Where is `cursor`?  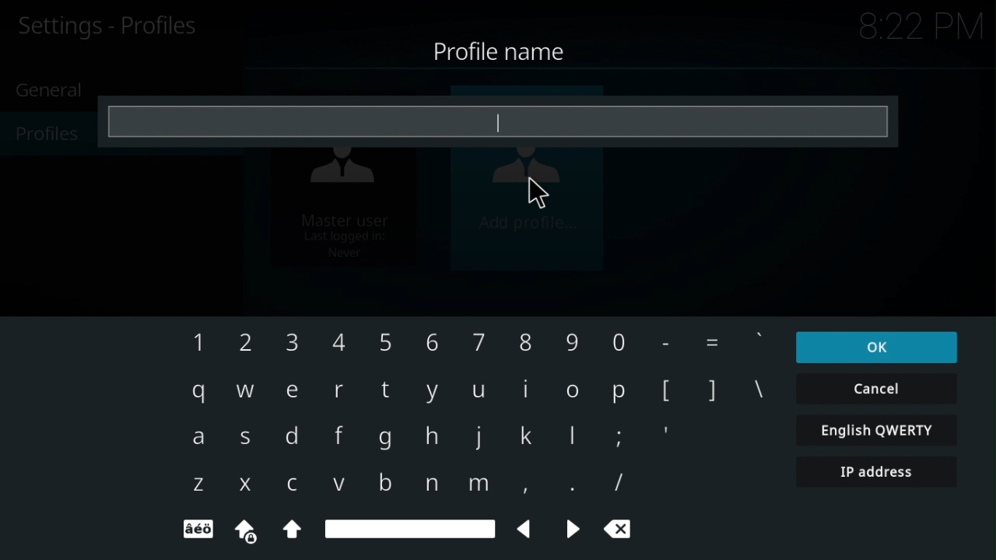
cursor is located at coordinates (538, 194).